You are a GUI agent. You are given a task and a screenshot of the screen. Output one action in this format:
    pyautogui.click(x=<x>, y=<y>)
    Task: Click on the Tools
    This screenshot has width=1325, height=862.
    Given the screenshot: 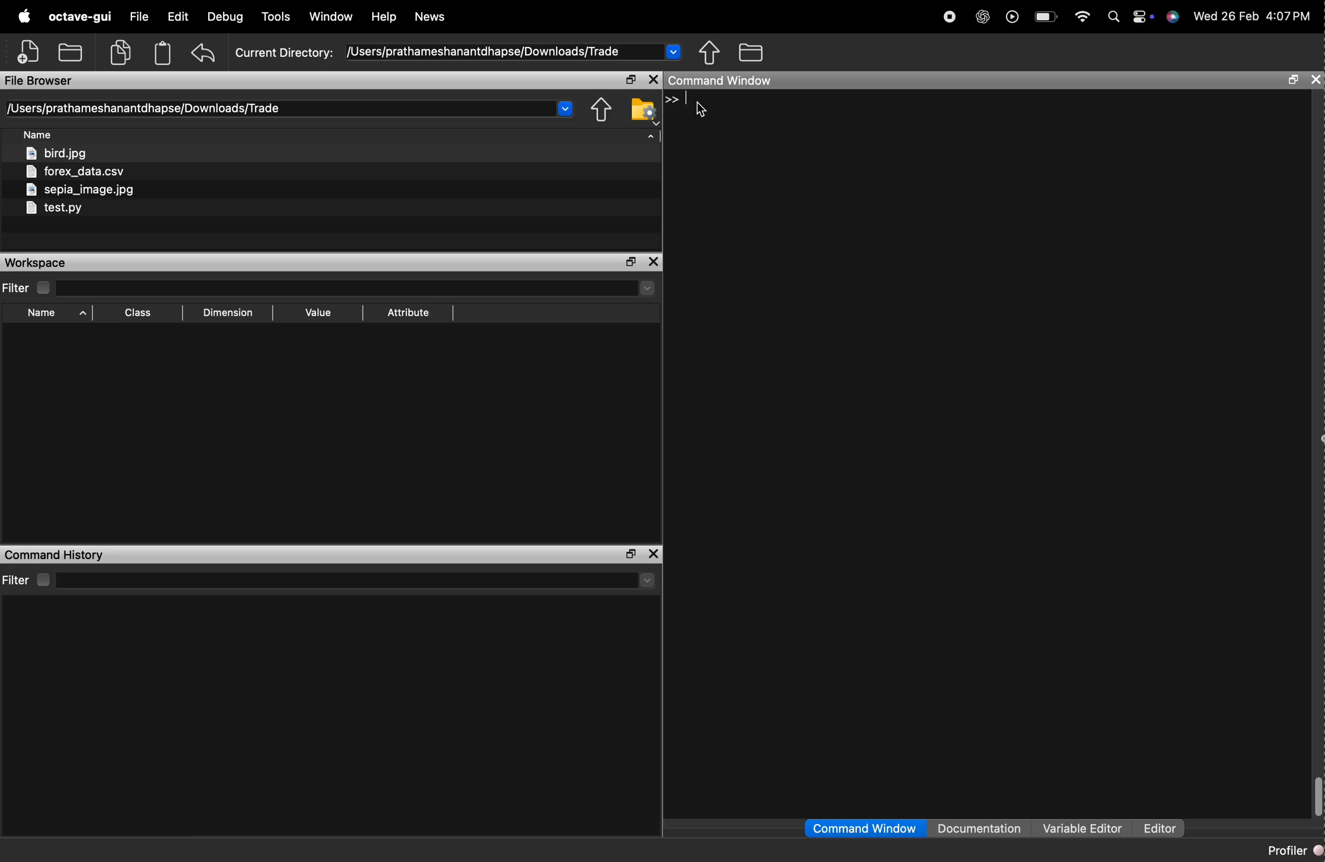 What is the action you would take?
    pyautogui.click(x=277, y=17)
    